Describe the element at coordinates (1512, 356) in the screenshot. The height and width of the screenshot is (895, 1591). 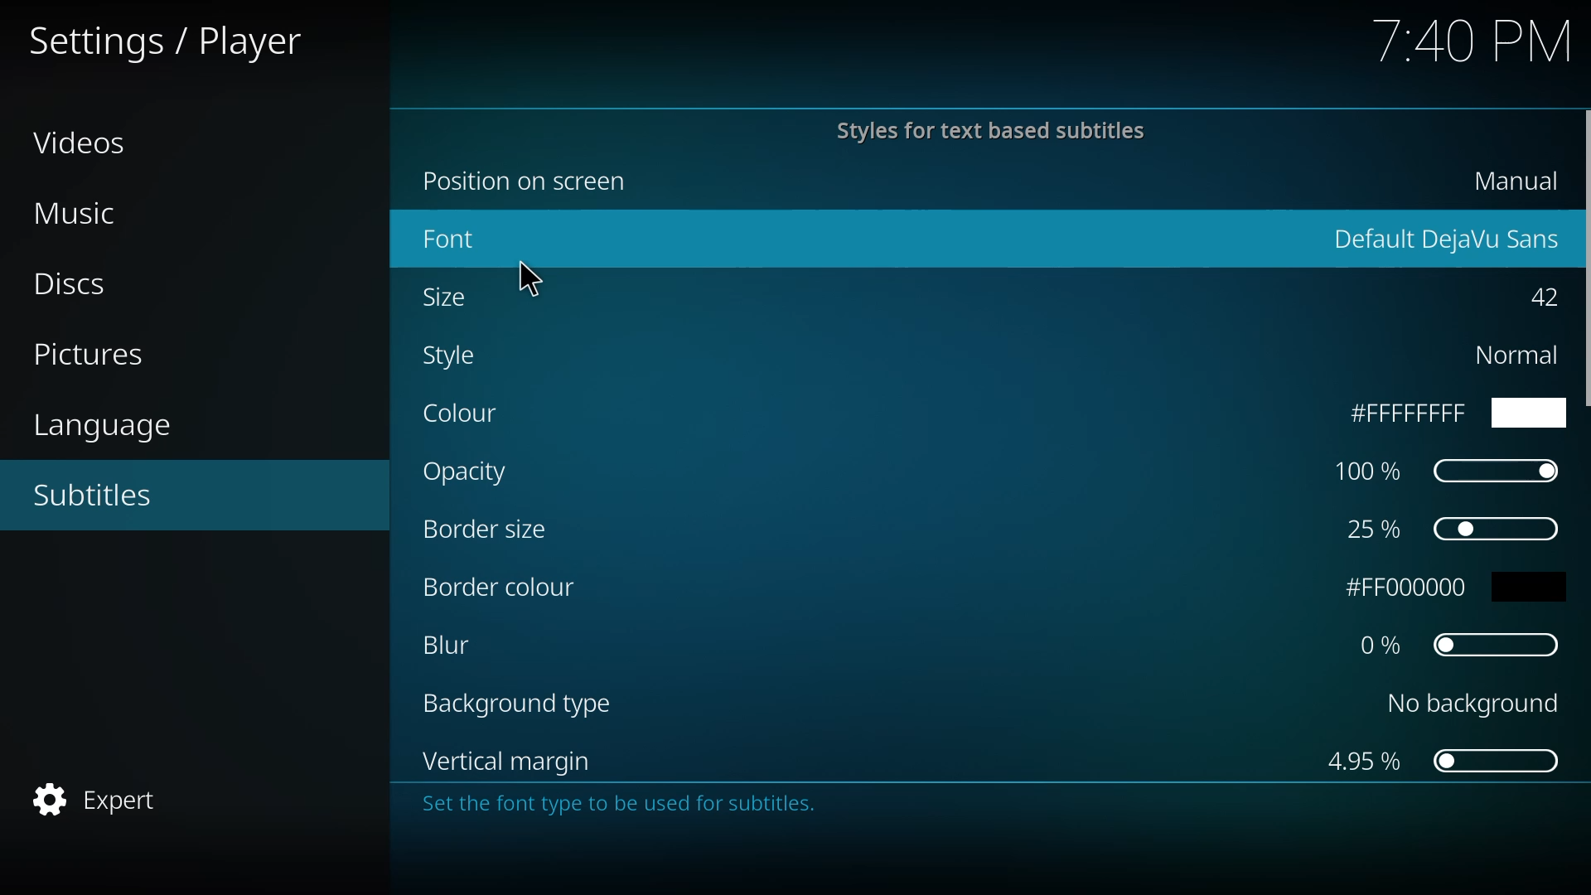
I see `normal` at that location.